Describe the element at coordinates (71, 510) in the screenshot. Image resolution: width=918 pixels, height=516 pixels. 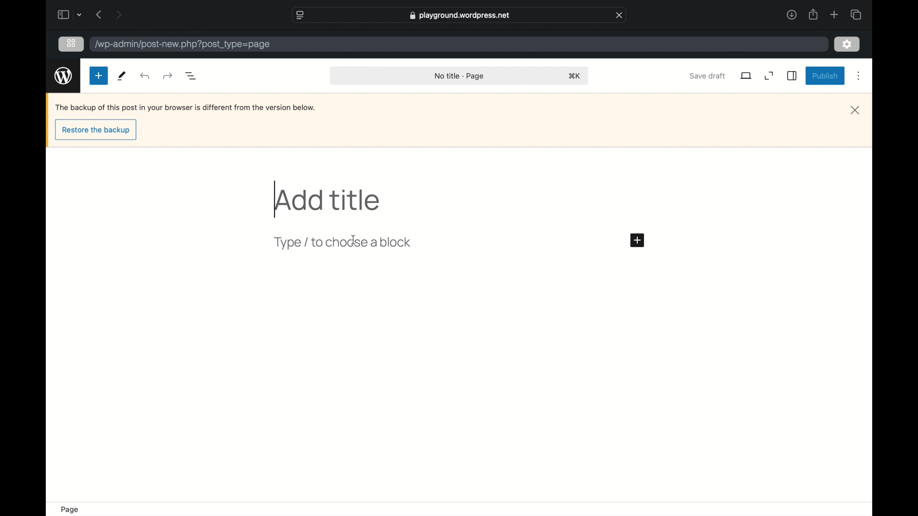
I see `page` at that location.